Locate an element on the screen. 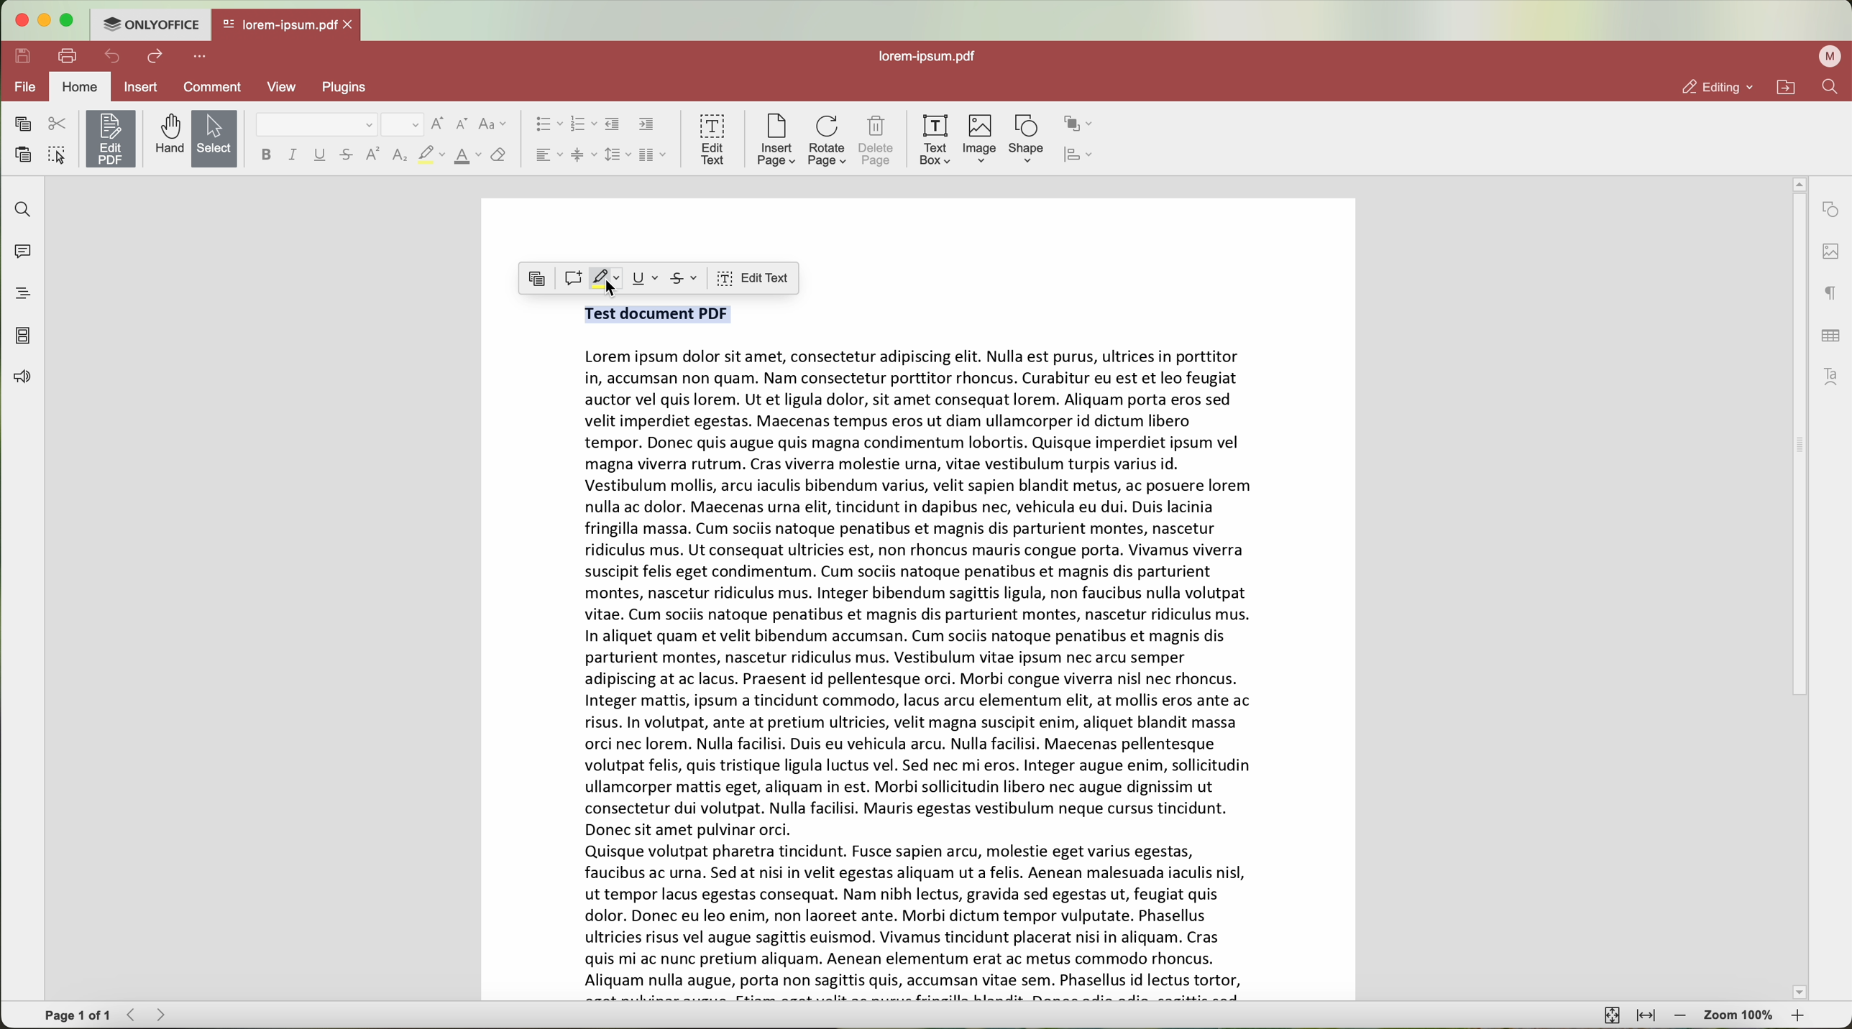 This screenshot has height=1029, width=1852. edit PDF is located at coordinates (111, 139).